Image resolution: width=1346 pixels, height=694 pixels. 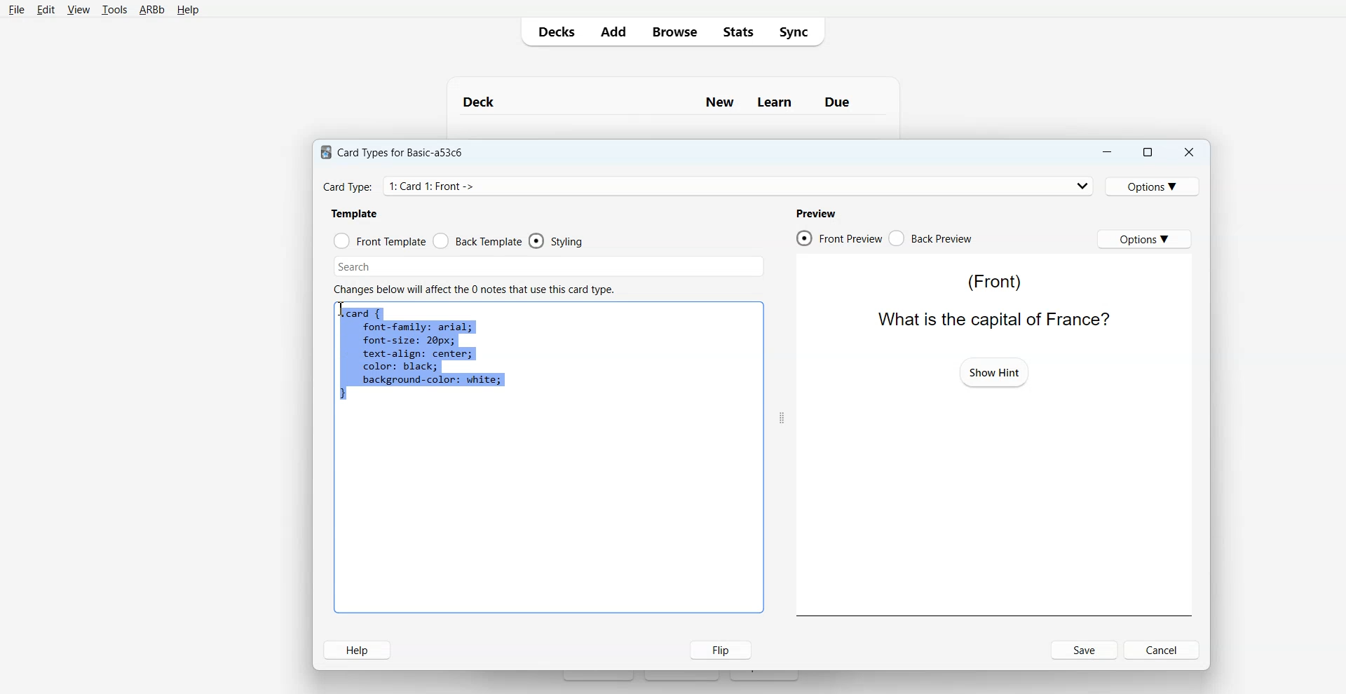 What do you see at coordinates (1144, 238) in the screenshot?
I see `Options` at bounding box center [1144, 238].